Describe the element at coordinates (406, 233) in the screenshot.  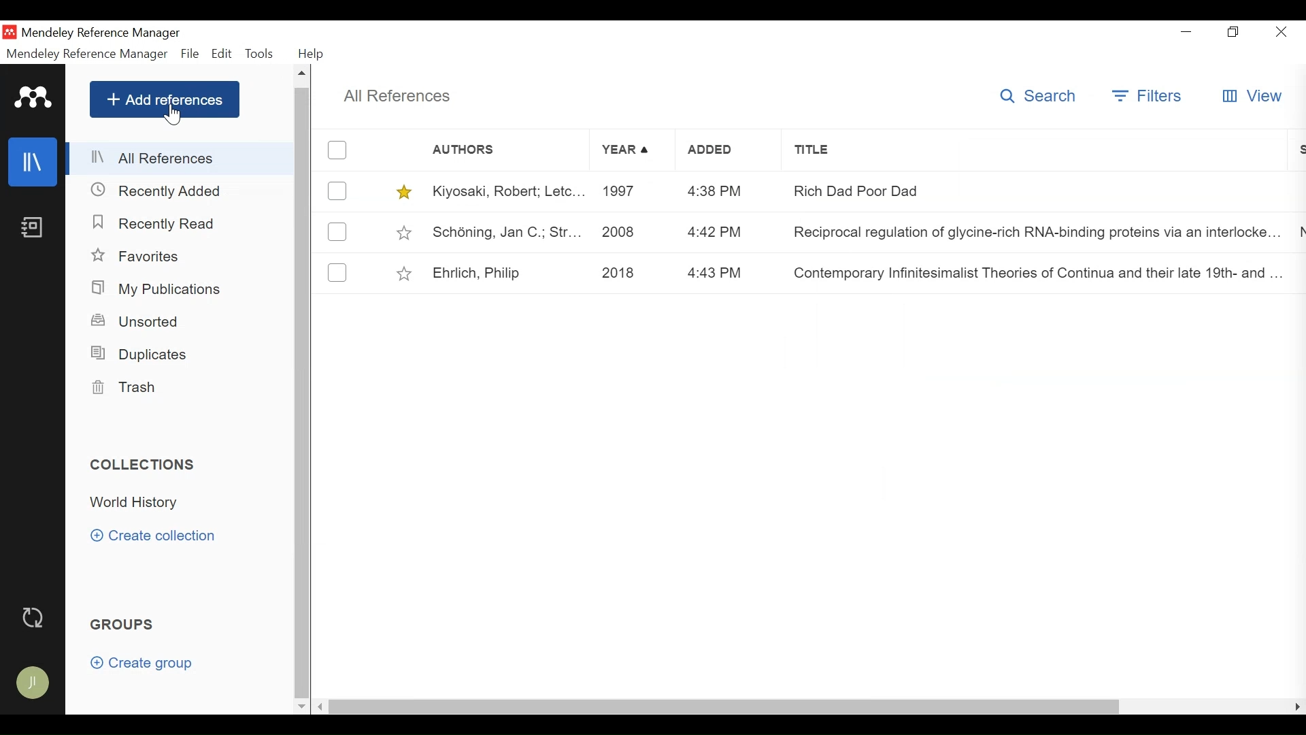
I see `Toggle favorites` at that location.